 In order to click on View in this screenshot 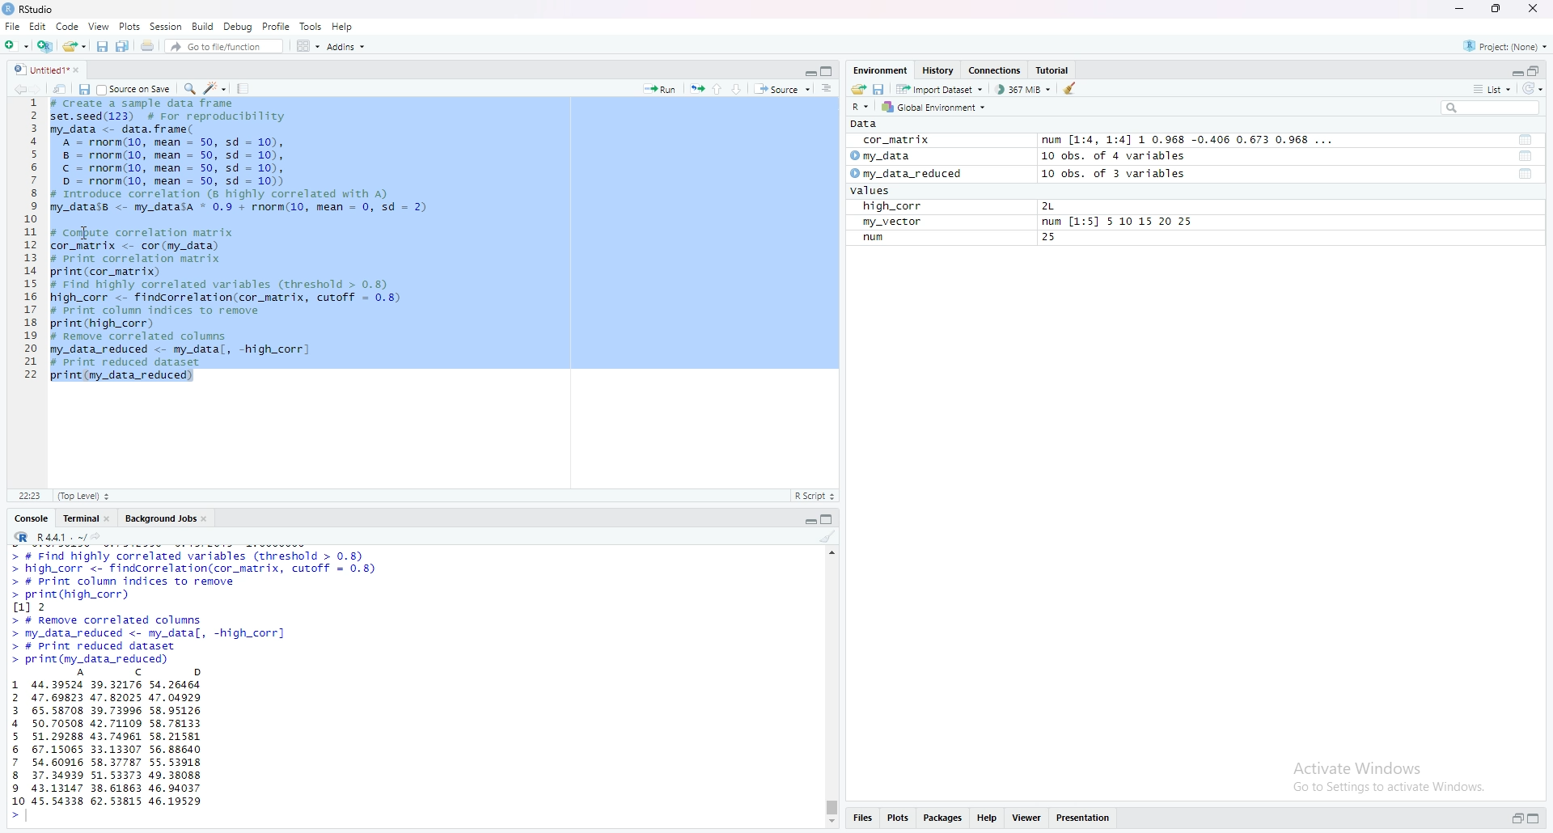, I will do `click(99, 27)`.